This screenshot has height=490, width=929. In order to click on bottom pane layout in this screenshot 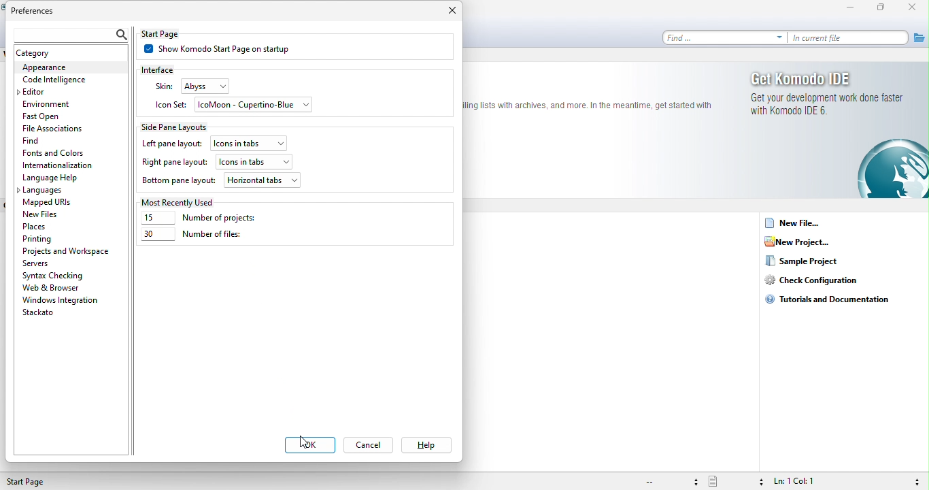, I will do `click(179, 182)`.